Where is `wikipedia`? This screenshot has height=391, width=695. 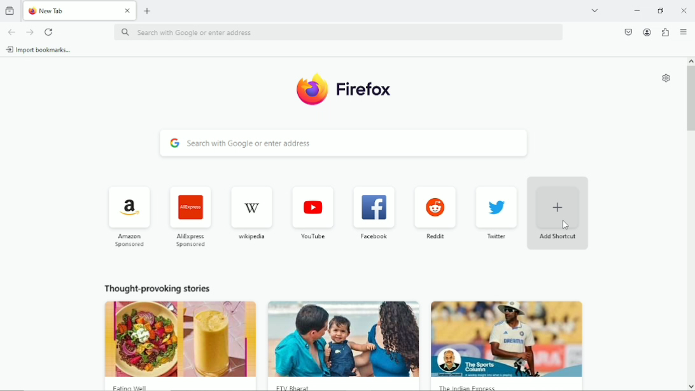
wikipedia is located at coordinates (251, 213).